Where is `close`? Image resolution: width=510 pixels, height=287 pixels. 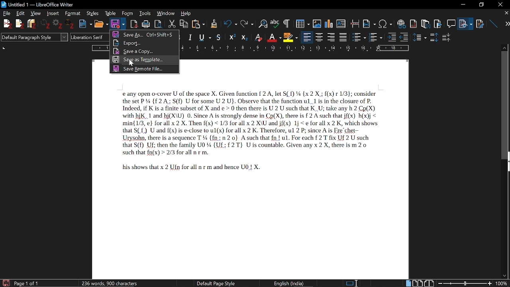
close is located at coordinates (500, 4).